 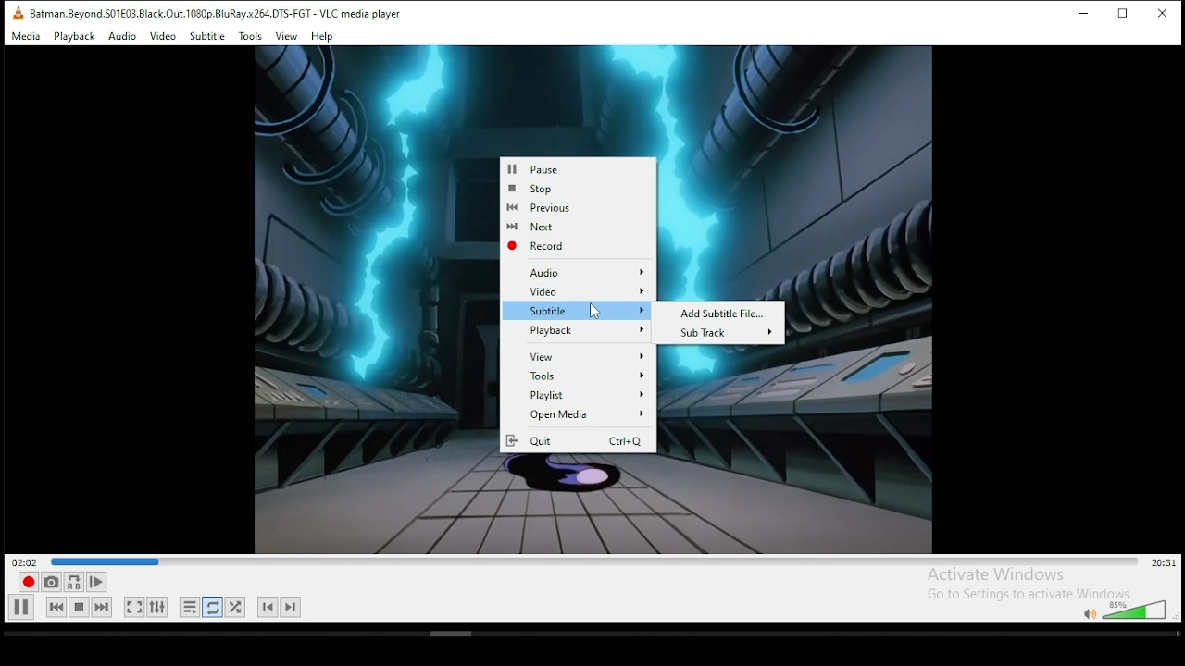 What do you see at coordinates (268, 607) in the screenshot?
I see `previous chapter` at bounding box center [268, 607].